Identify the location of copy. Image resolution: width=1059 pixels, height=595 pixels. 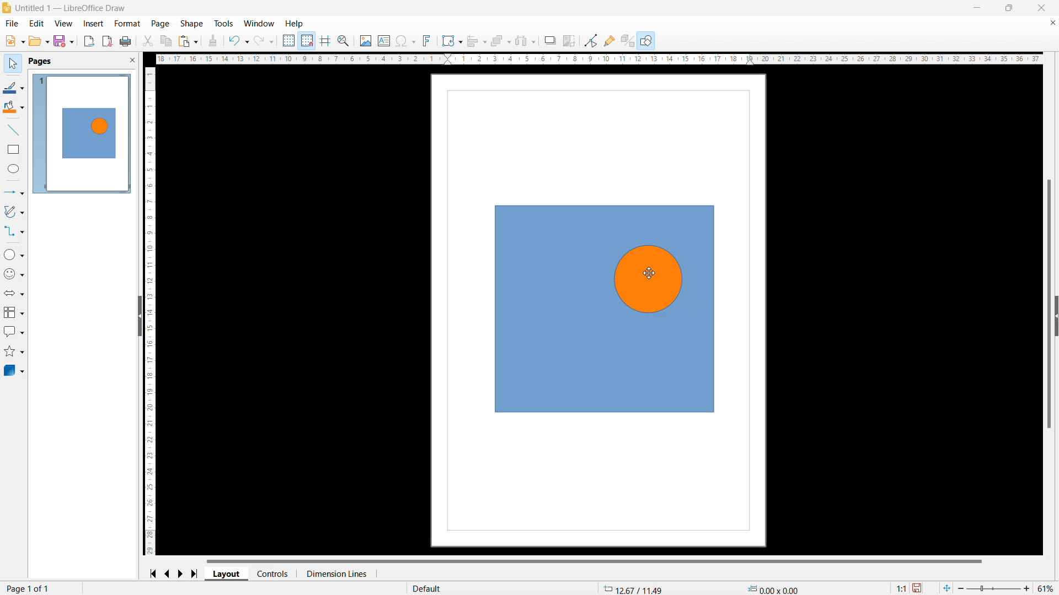
(166, 41).